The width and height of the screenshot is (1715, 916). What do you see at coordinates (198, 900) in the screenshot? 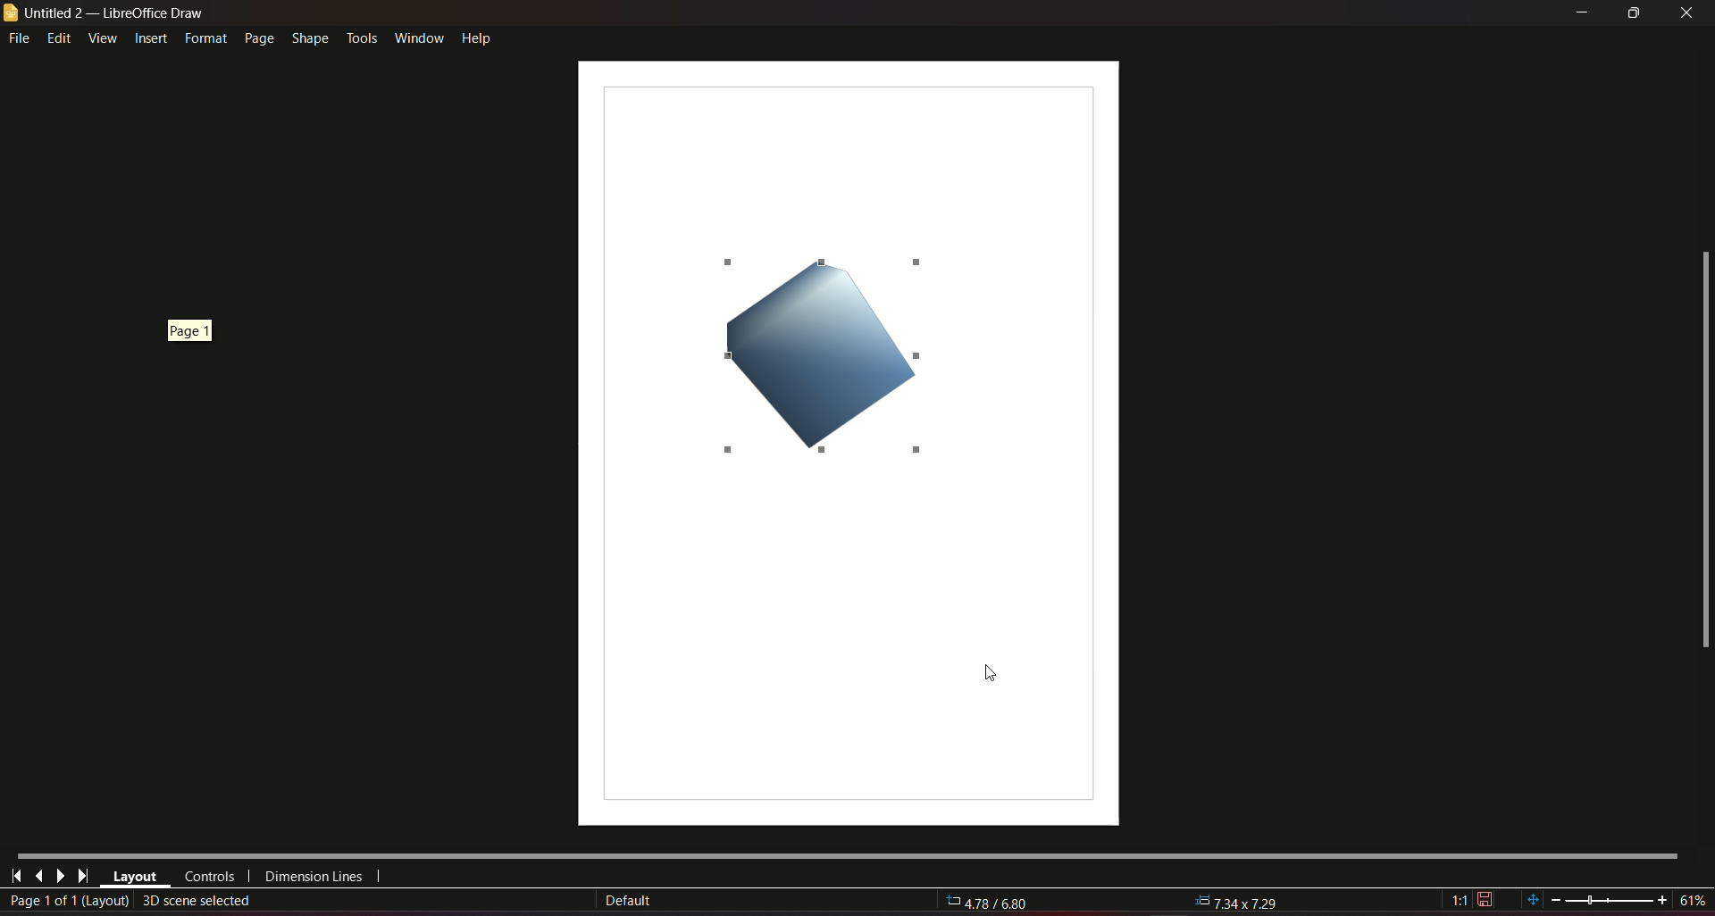
I see `create 3D scene` at bounding box center [198, 900].